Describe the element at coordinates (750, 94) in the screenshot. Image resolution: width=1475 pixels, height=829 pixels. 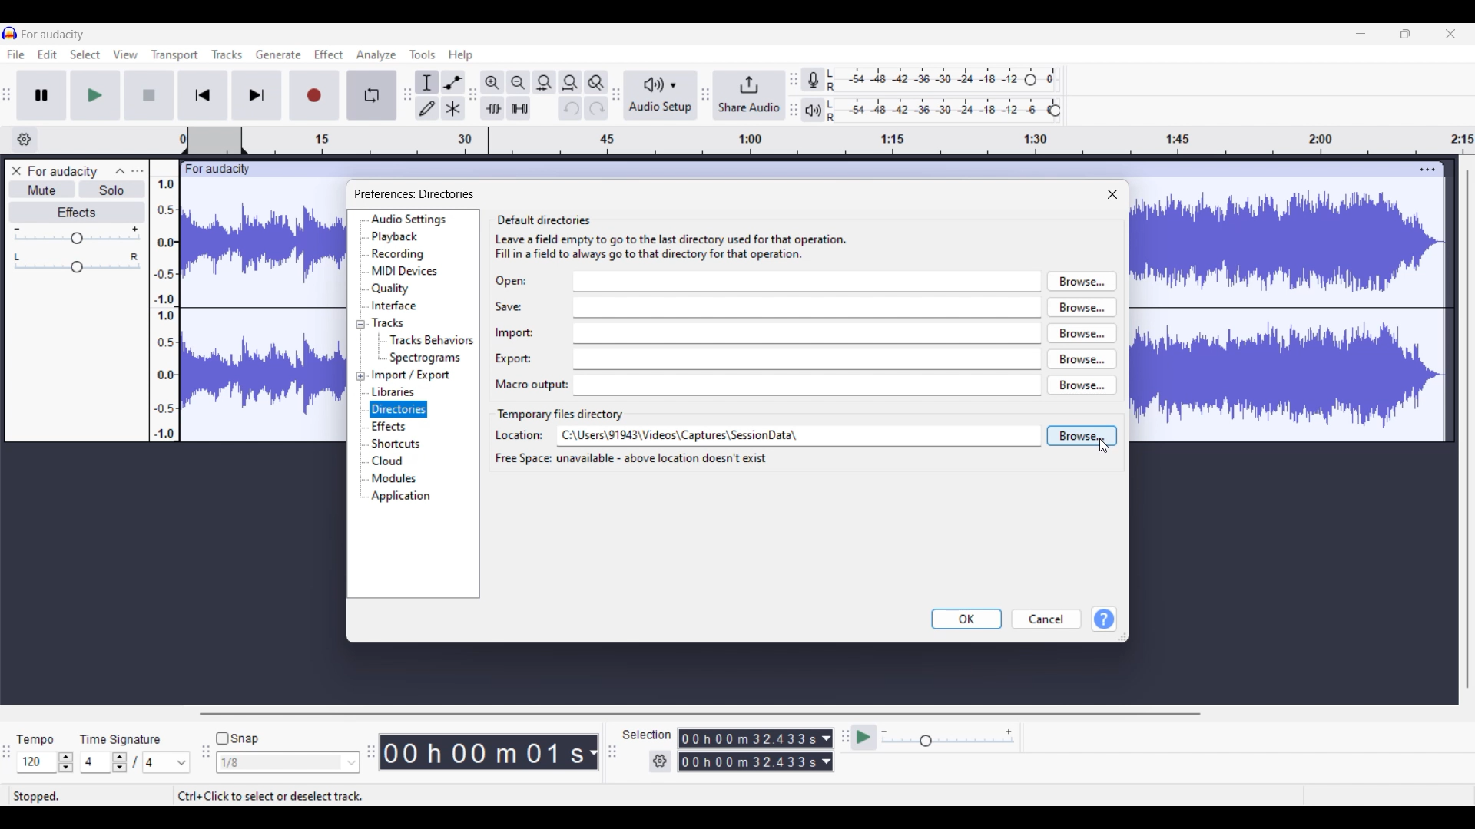
I see `Share audio` at that location.